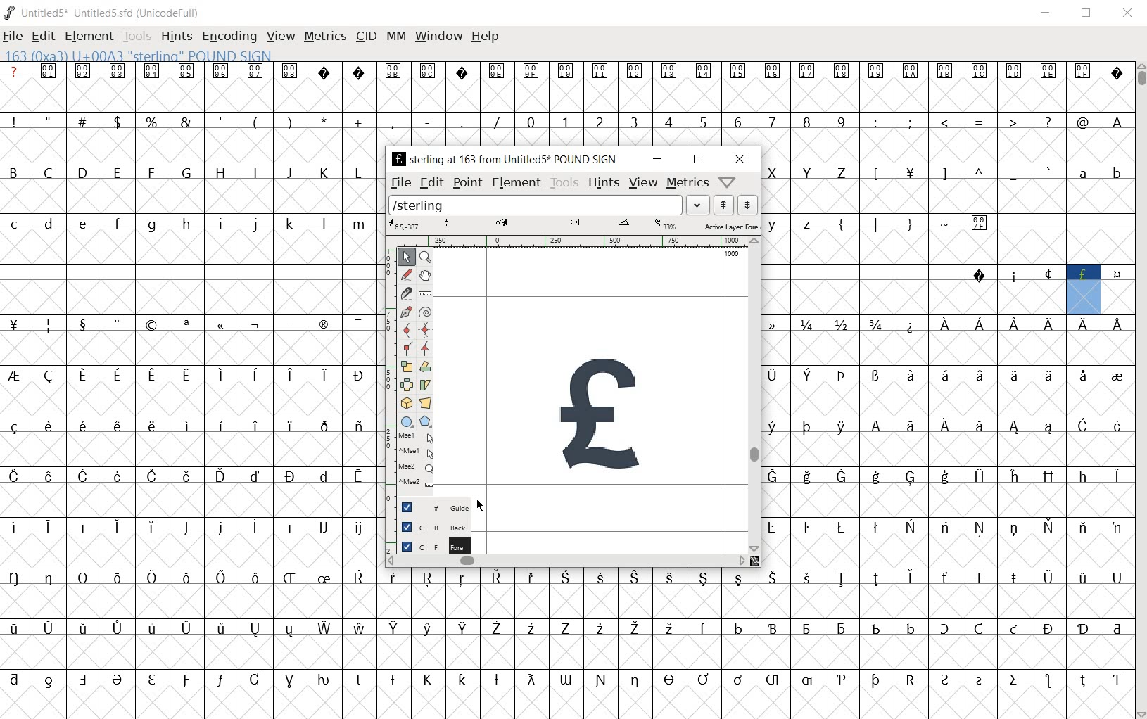 The image size is (1147, 719). I want to click on Symbol, so click(842, 376).